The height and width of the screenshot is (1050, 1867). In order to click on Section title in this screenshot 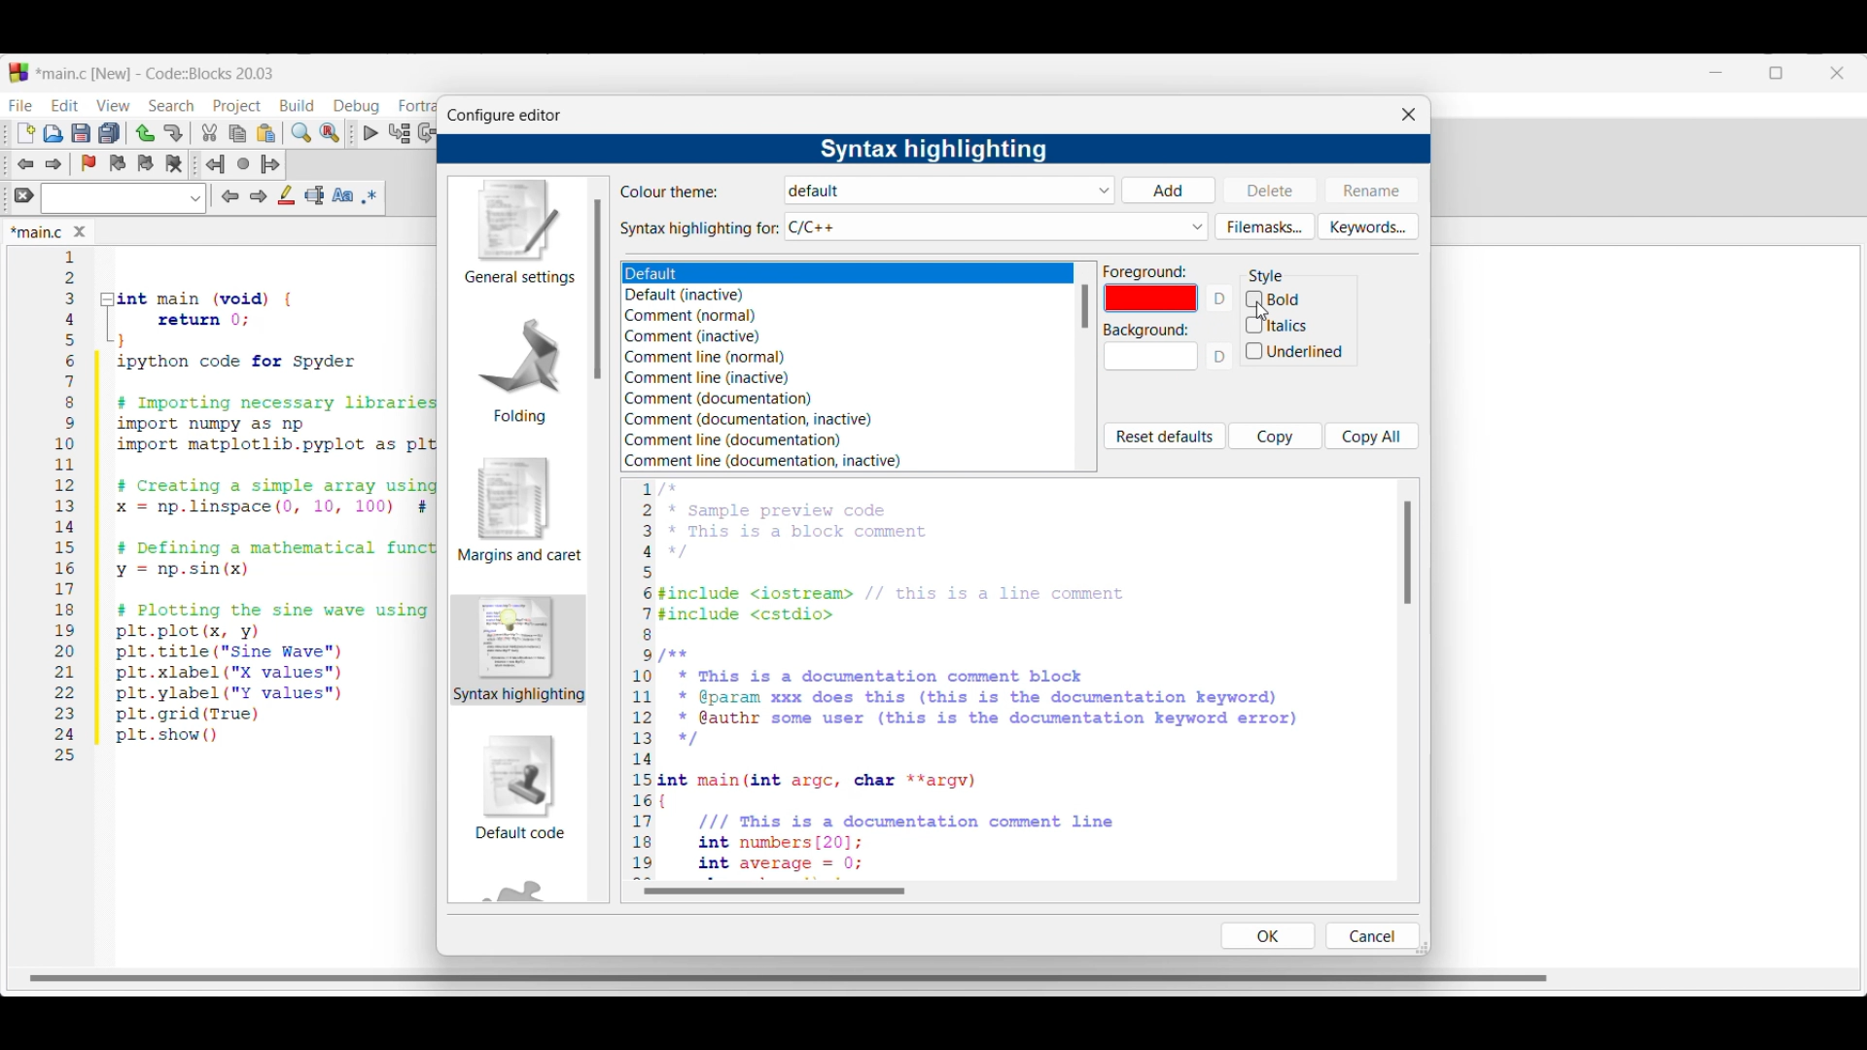, I will do `click(1266, 276)`.